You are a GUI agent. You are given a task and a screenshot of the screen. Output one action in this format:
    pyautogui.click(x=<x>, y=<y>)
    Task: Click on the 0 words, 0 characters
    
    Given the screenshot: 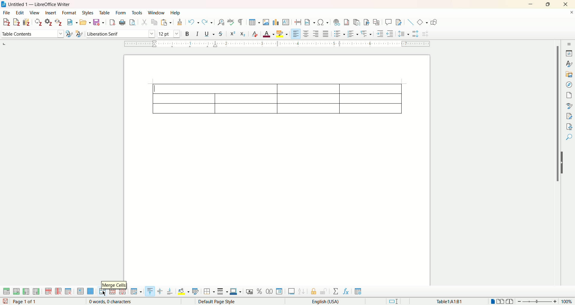 What is the action you would take?
    pyautogui.click(x=111, y=301)
    